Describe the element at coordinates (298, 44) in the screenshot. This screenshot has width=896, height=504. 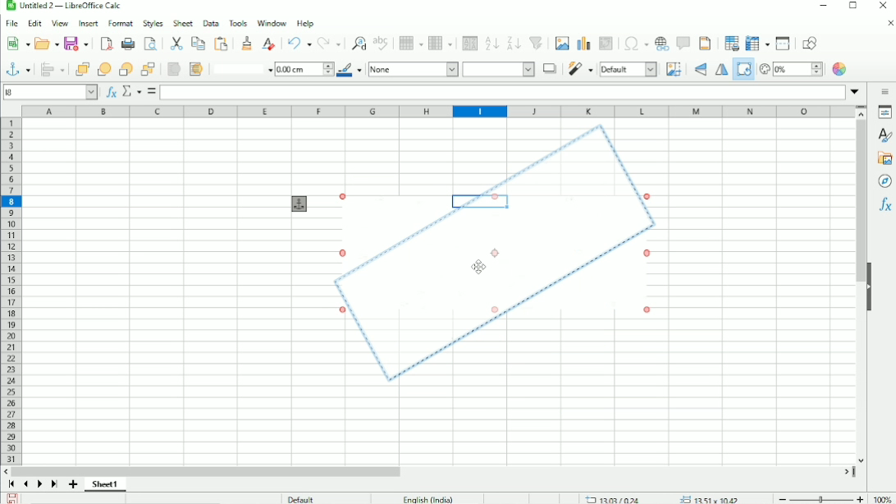
I see `Undo` at that location.